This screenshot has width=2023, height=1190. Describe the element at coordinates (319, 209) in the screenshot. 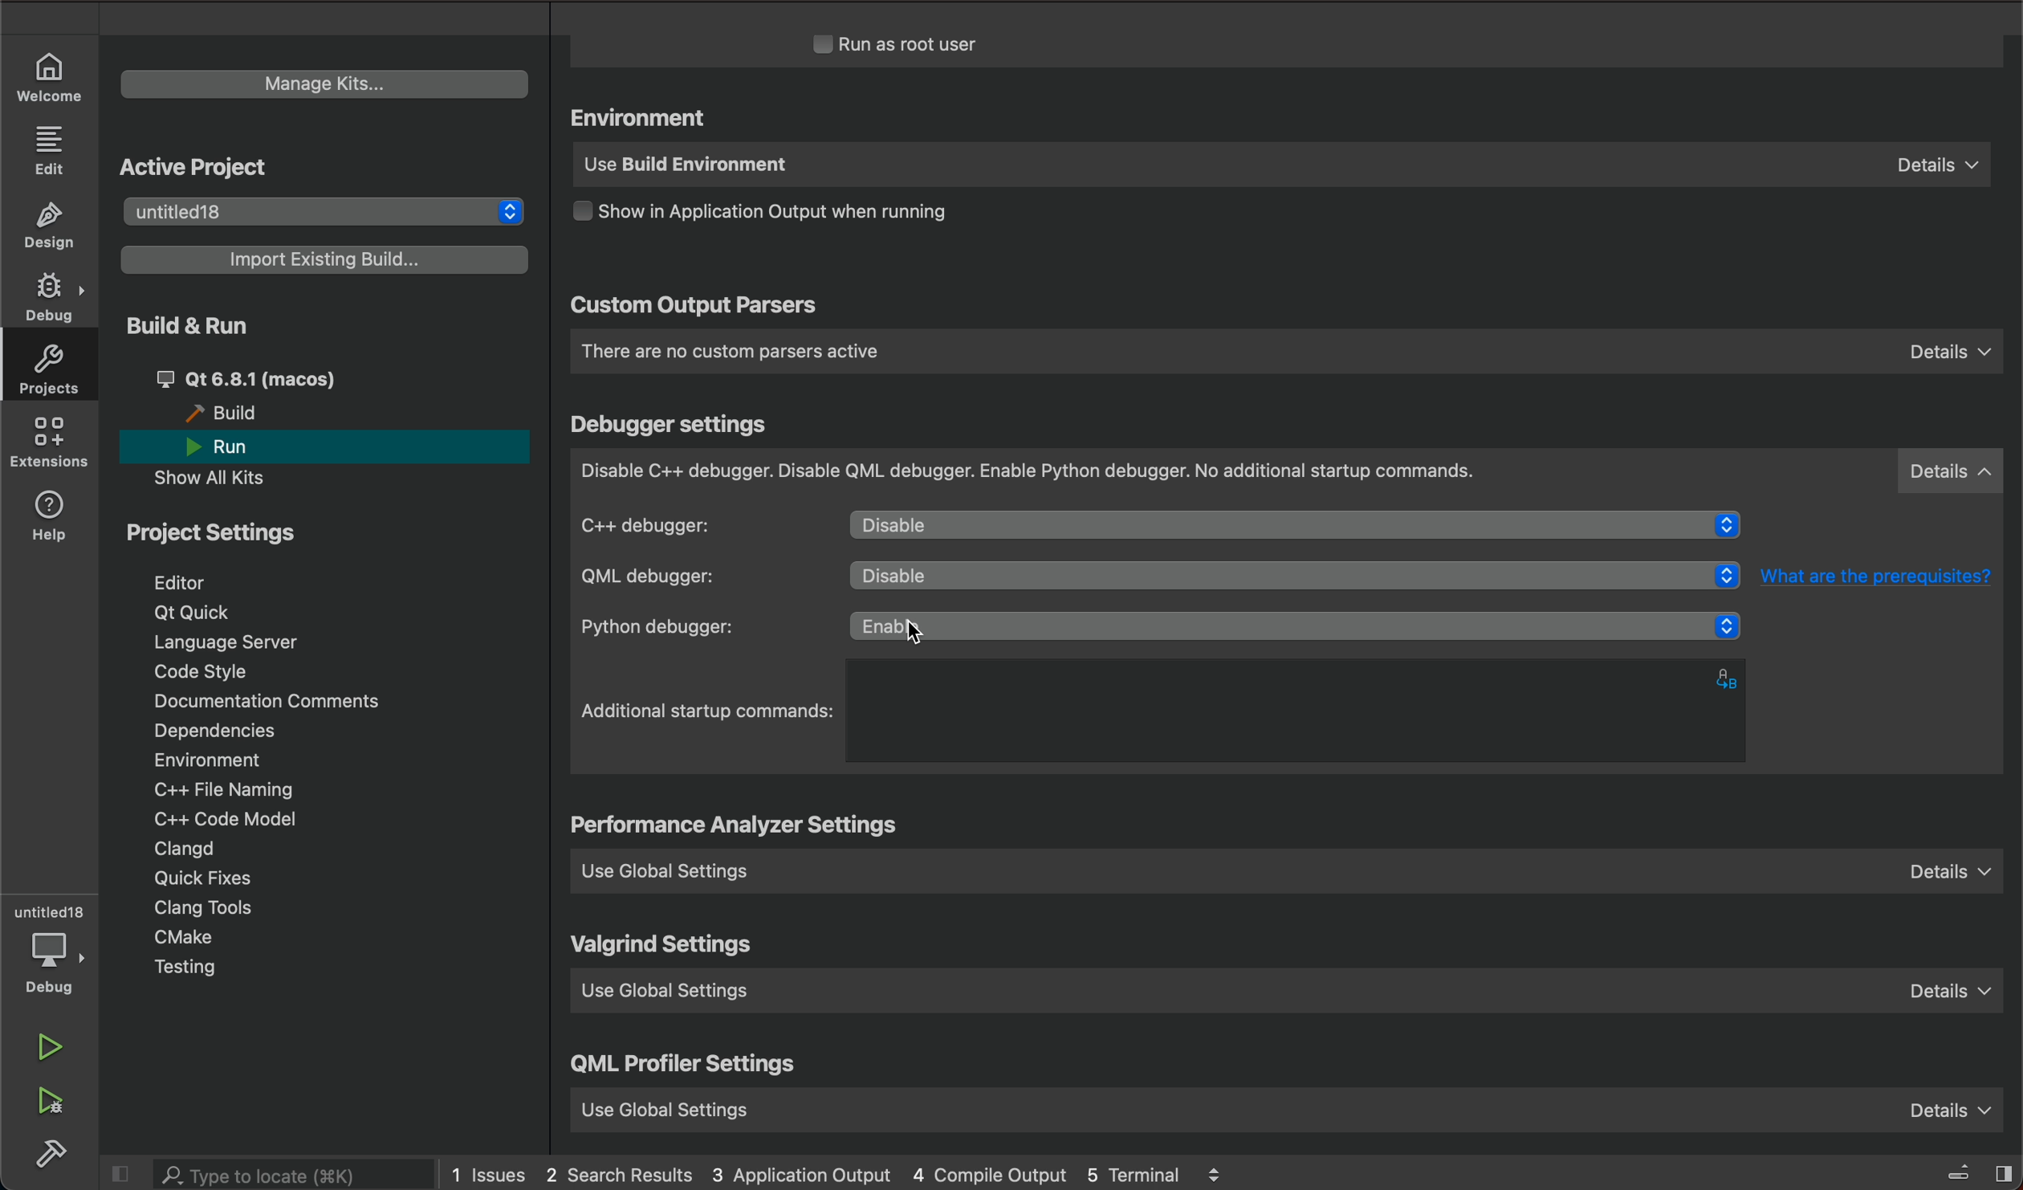

I see `untitled` at that location.